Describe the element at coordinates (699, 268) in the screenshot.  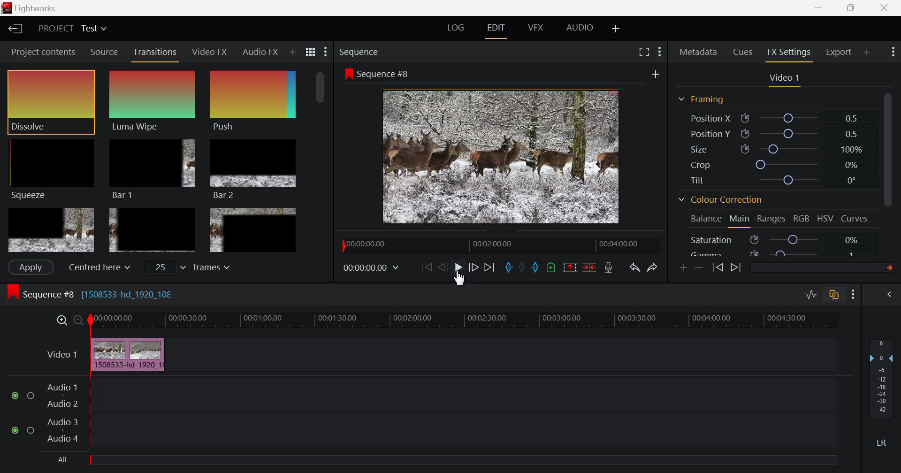
I see `Remove keyframe` at that location.